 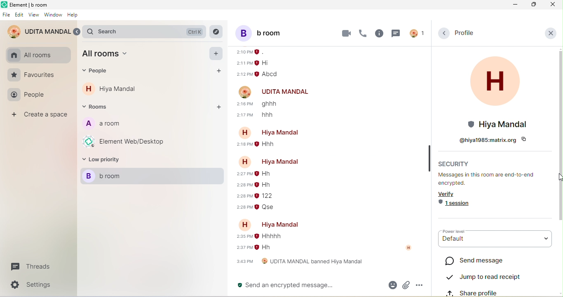 What do you see at coordinates (494, 243) in the screenshot?
I see `default` at bounding box center [494, 243].